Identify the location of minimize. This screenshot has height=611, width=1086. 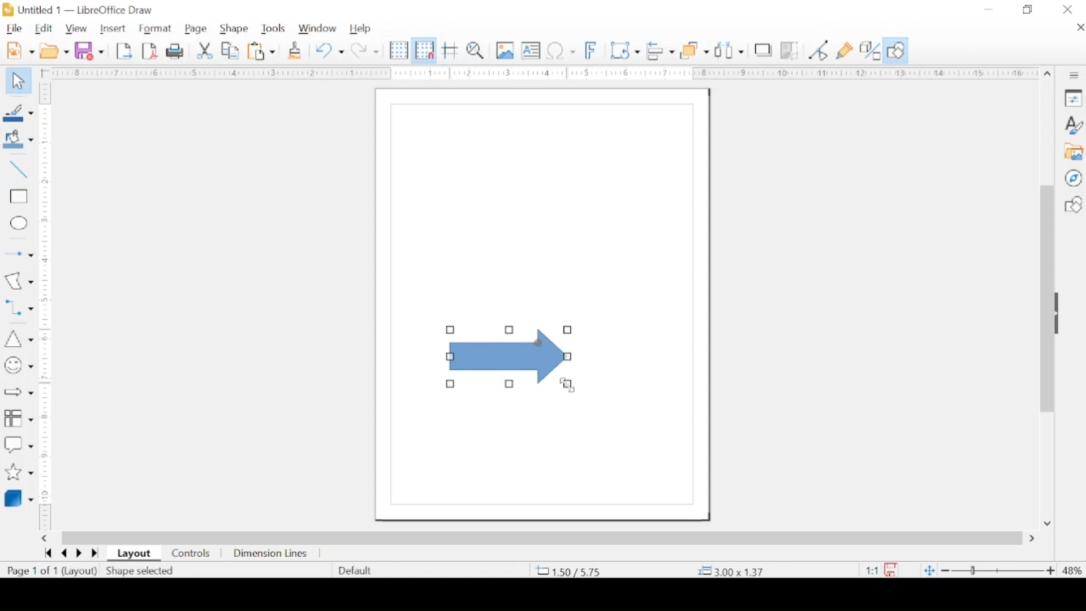
(989, 10).